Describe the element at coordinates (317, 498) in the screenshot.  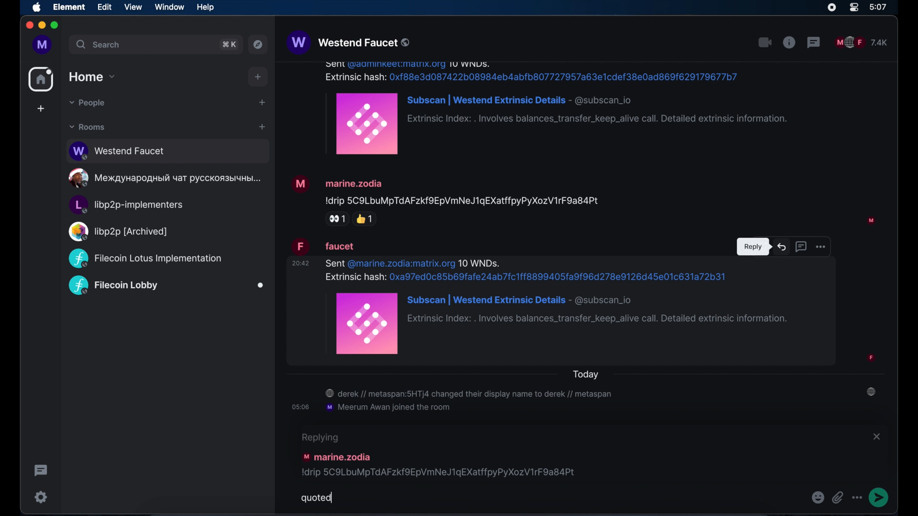
I see `quoted` at that location.